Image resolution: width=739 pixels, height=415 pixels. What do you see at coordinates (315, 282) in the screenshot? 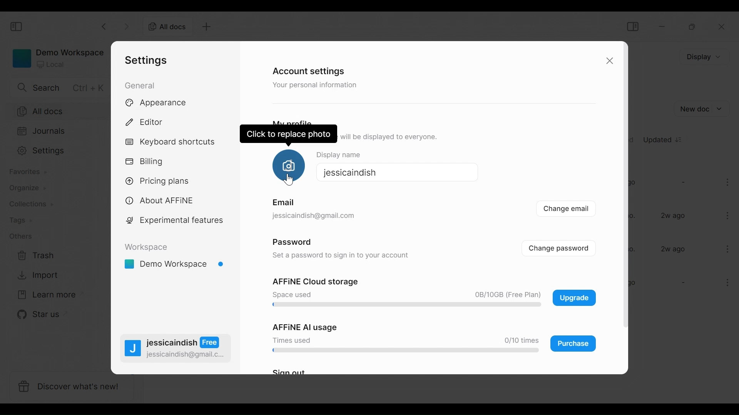
I see `AFFINE Cloud storage` at bounding box center [315, 282].